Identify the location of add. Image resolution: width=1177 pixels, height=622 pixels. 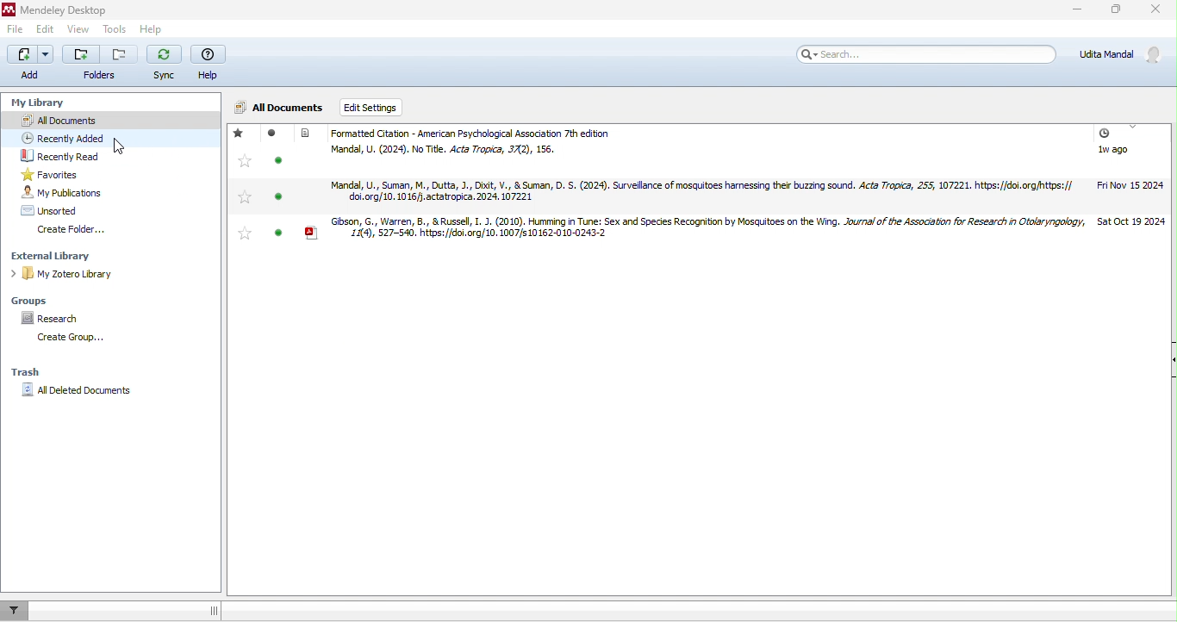
(30, 64).